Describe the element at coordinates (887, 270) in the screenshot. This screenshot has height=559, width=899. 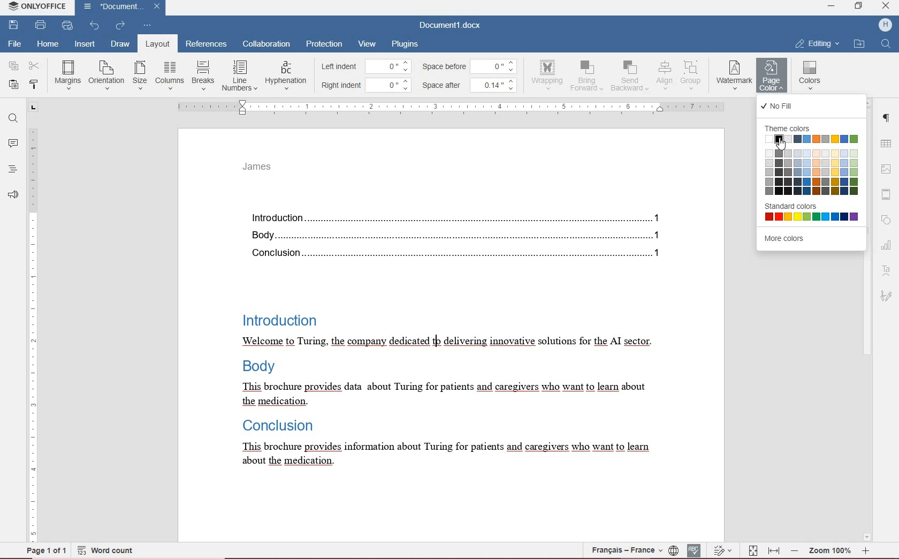
I see `text art` at that location.